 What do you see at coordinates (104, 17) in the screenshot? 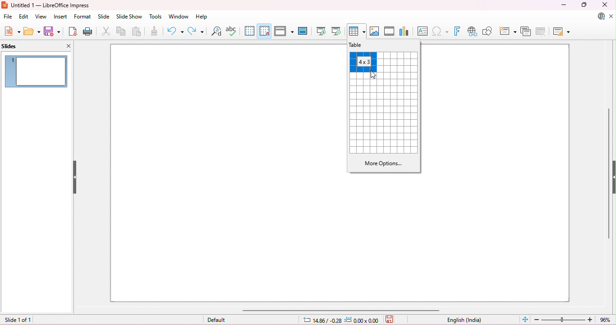
I see `slide` at bounding box center [104, 17].